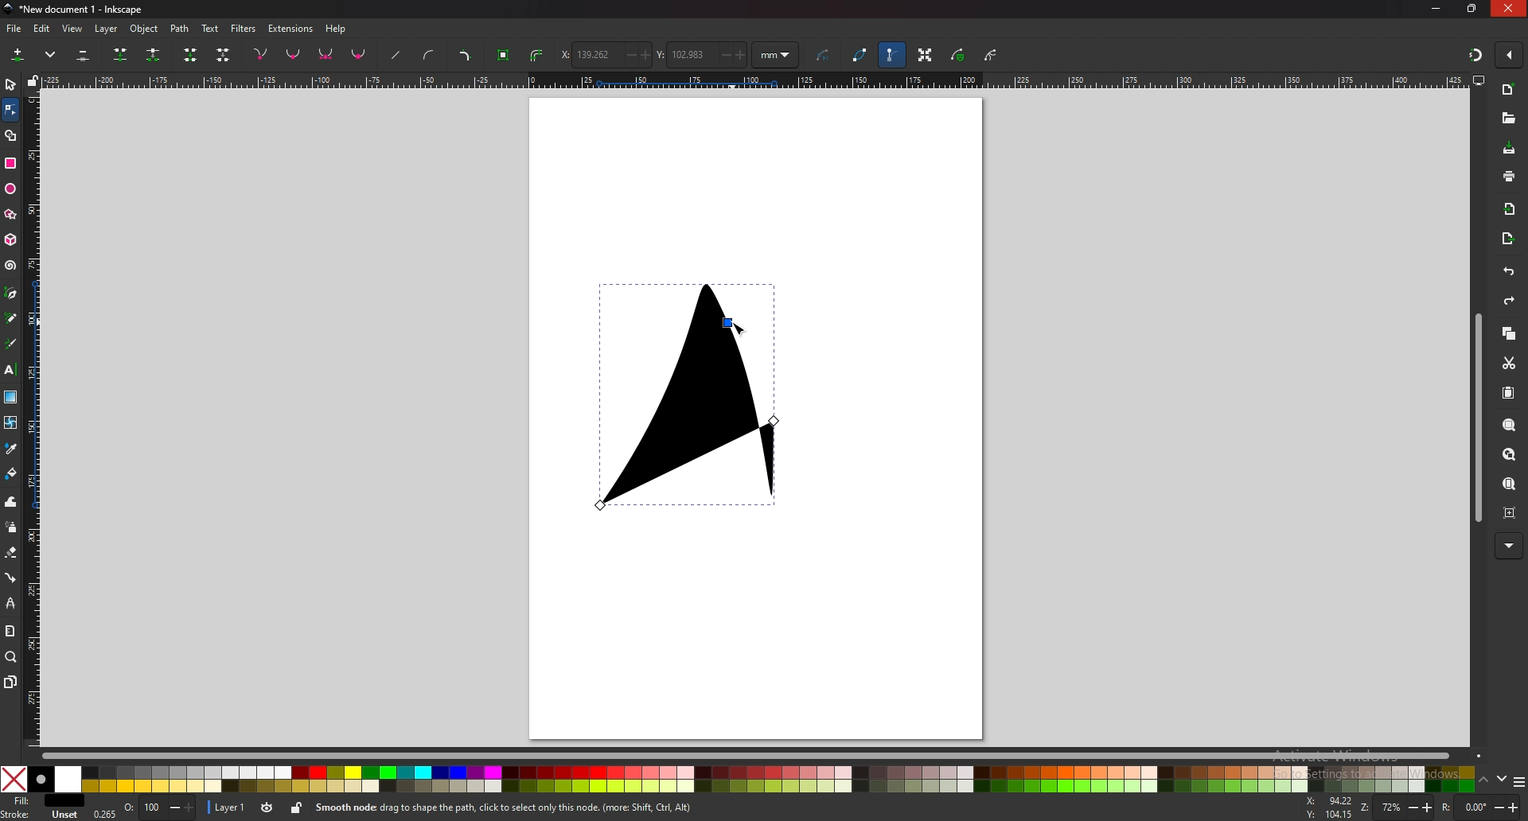  Describe the element at coordinates (10, 683) in the screenshot. I see `pages` at that location.